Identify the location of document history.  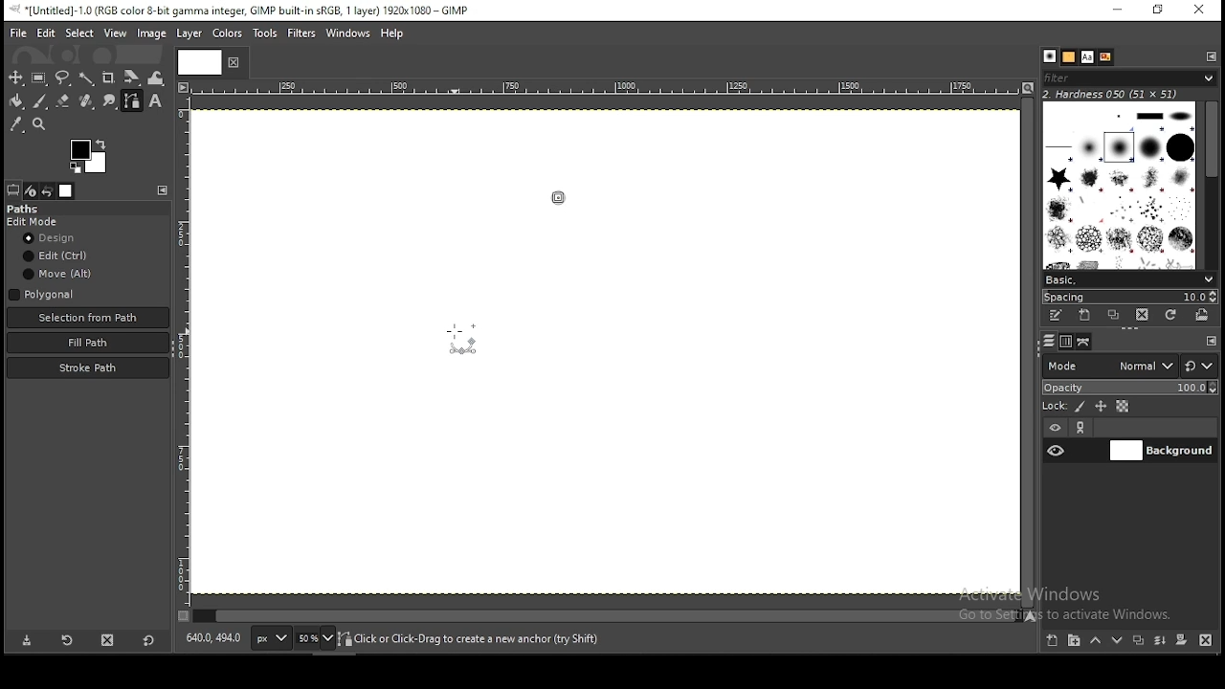
(1104, 56).